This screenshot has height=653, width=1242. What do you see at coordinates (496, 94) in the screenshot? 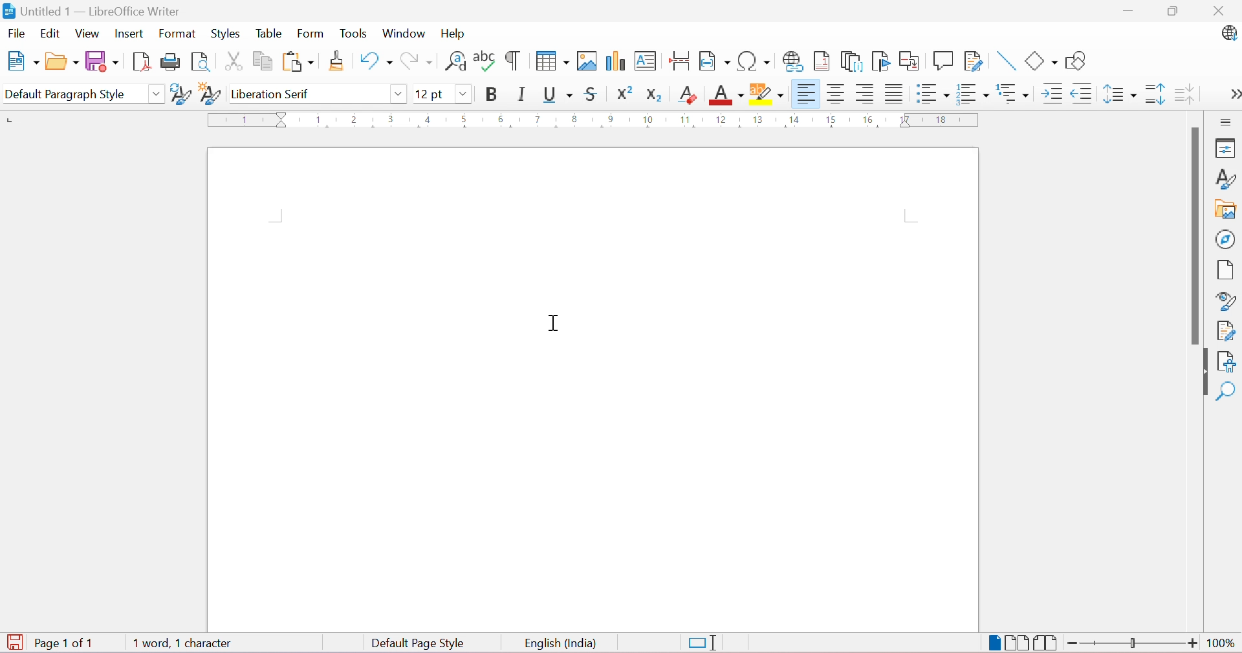
I see `Bold` at bounding box center [496, 94].